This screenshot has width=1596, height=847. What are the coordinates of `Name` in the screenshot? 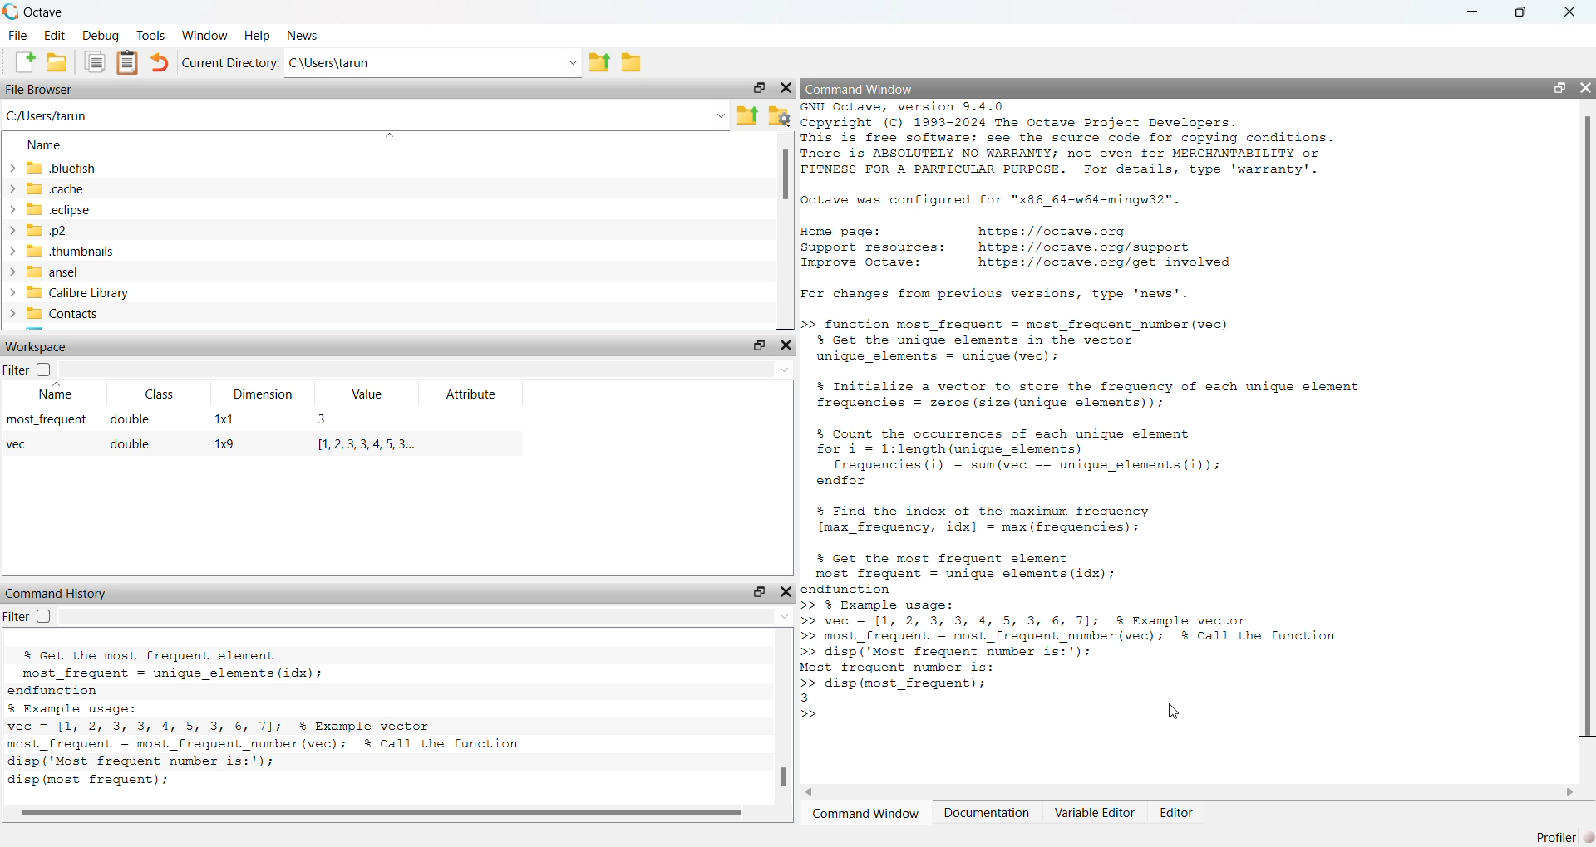 It's located at (42, 144).